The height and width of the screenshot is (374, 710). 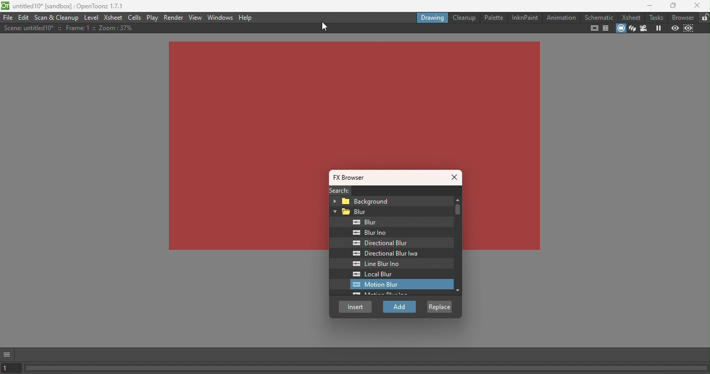 I want to click on Animation, so click(x=560, y=18).